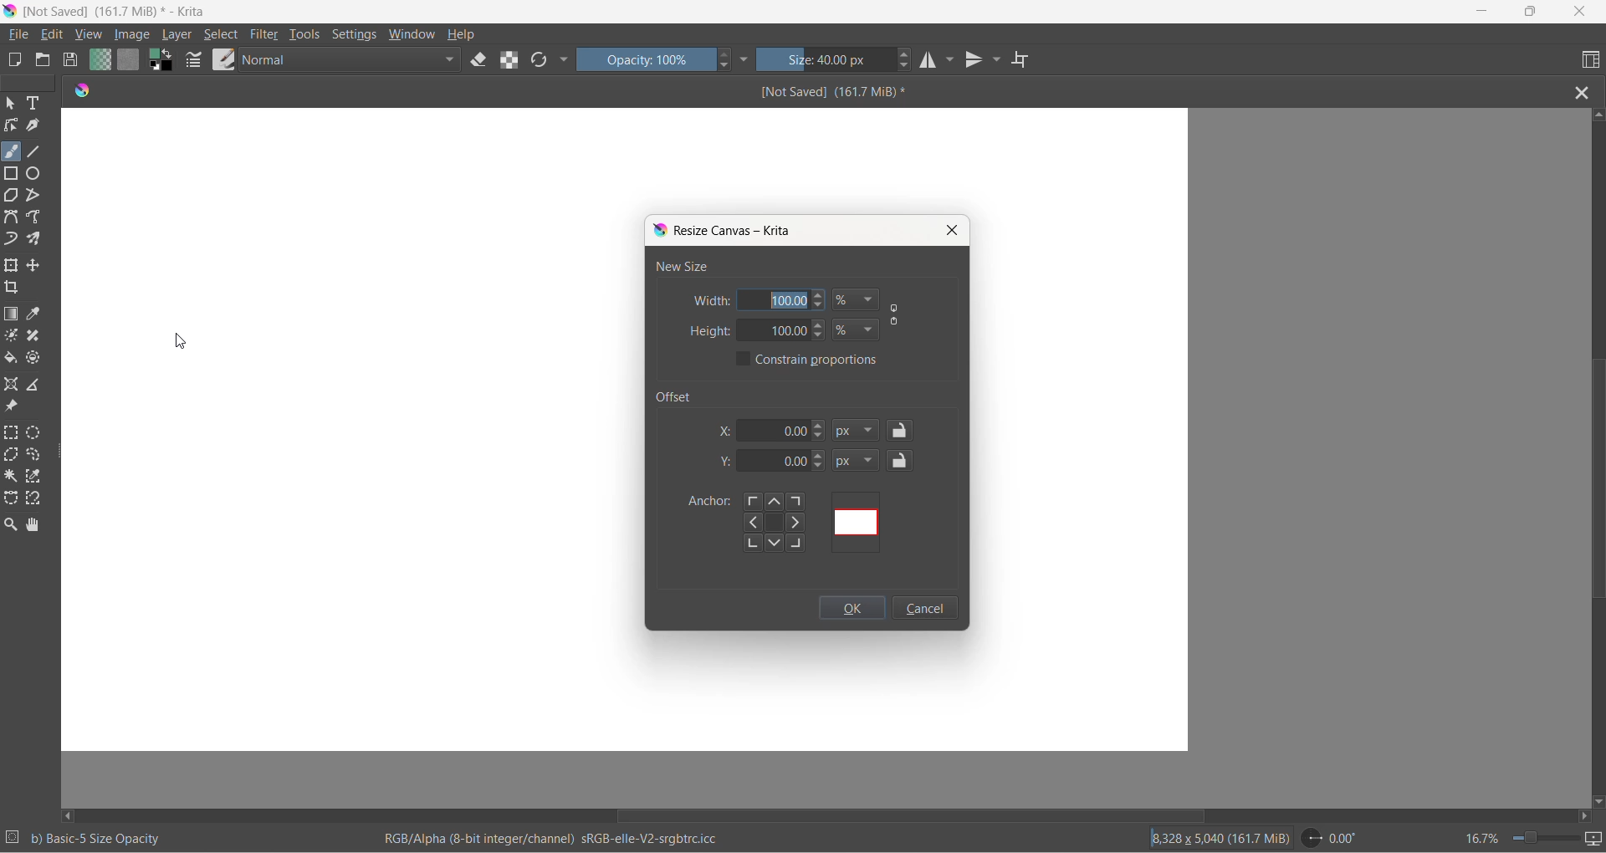 This screenshot has width=1606, height=853. I want to click on scroll down button, so click(1596, 798).